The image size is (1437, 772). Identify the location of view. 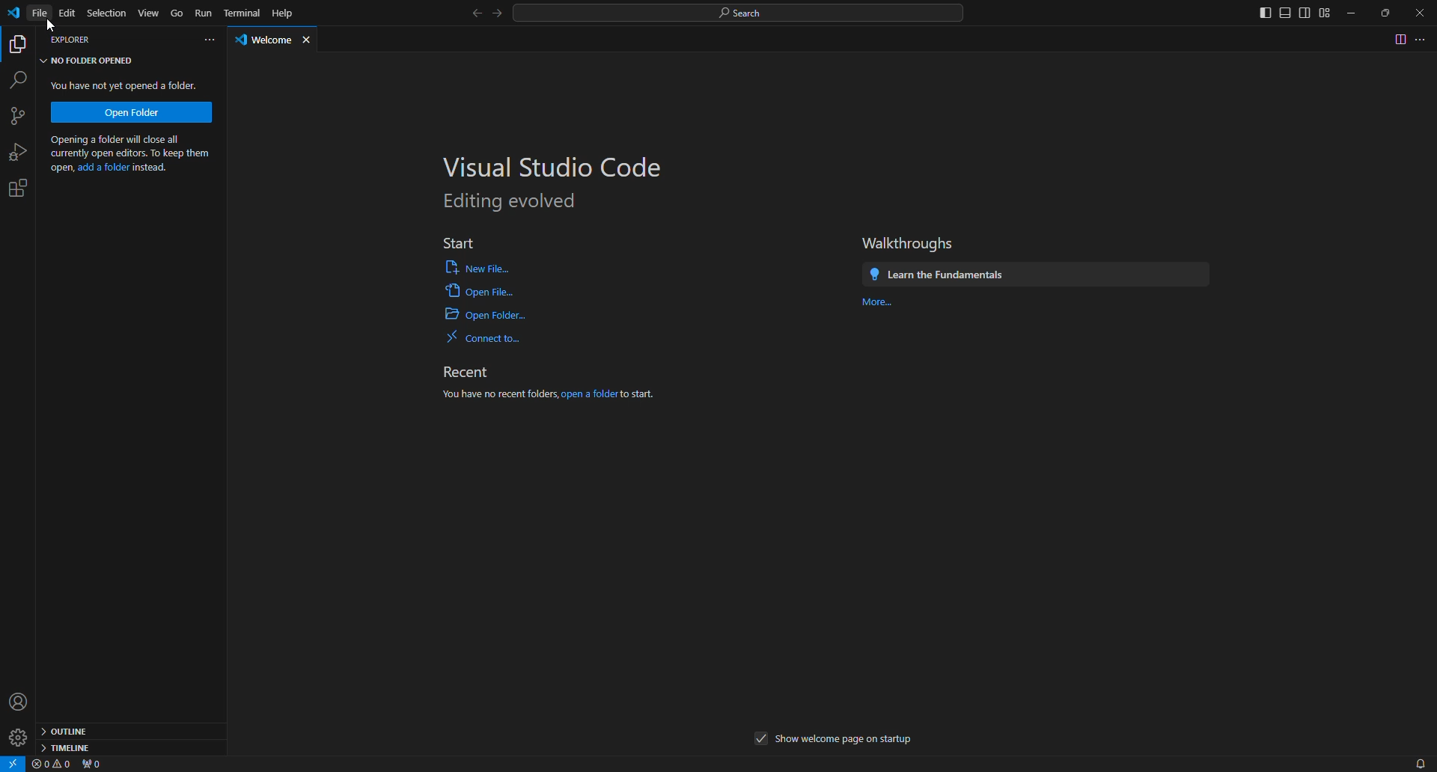
(148, 11).